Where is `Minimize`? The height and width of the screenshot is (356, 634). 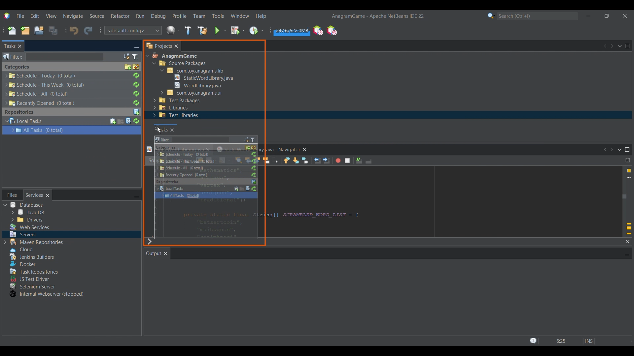 Minimize is located at coordinates (627, 254).